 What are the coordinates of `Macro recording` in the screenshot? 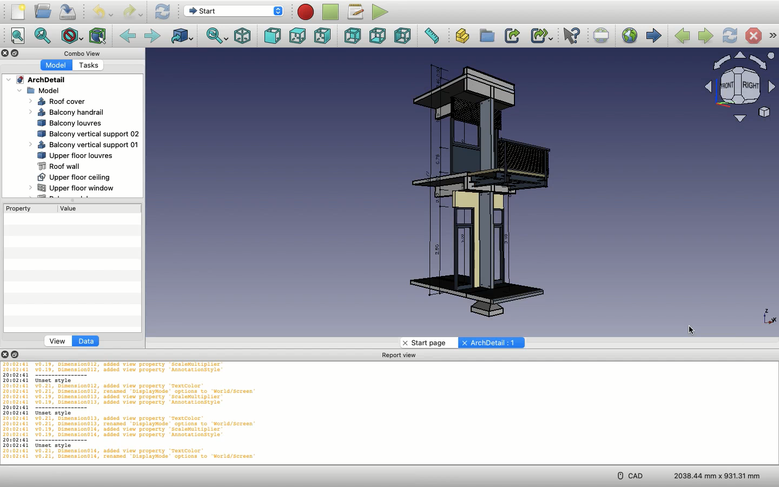 It's located at (305, 12).